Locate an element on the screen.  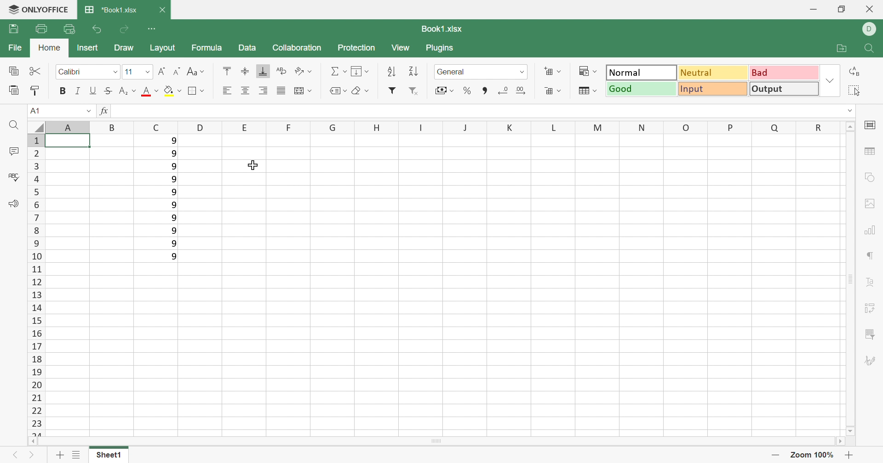
ONLYOFFICE is located at coordinates (40, 9).